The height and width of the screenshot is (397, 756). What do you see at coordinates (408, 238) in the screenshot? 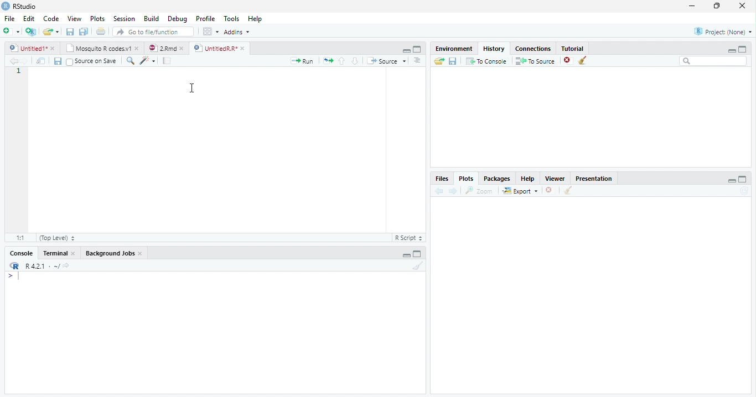
I see `R Script` at bounding box center [408, 238].